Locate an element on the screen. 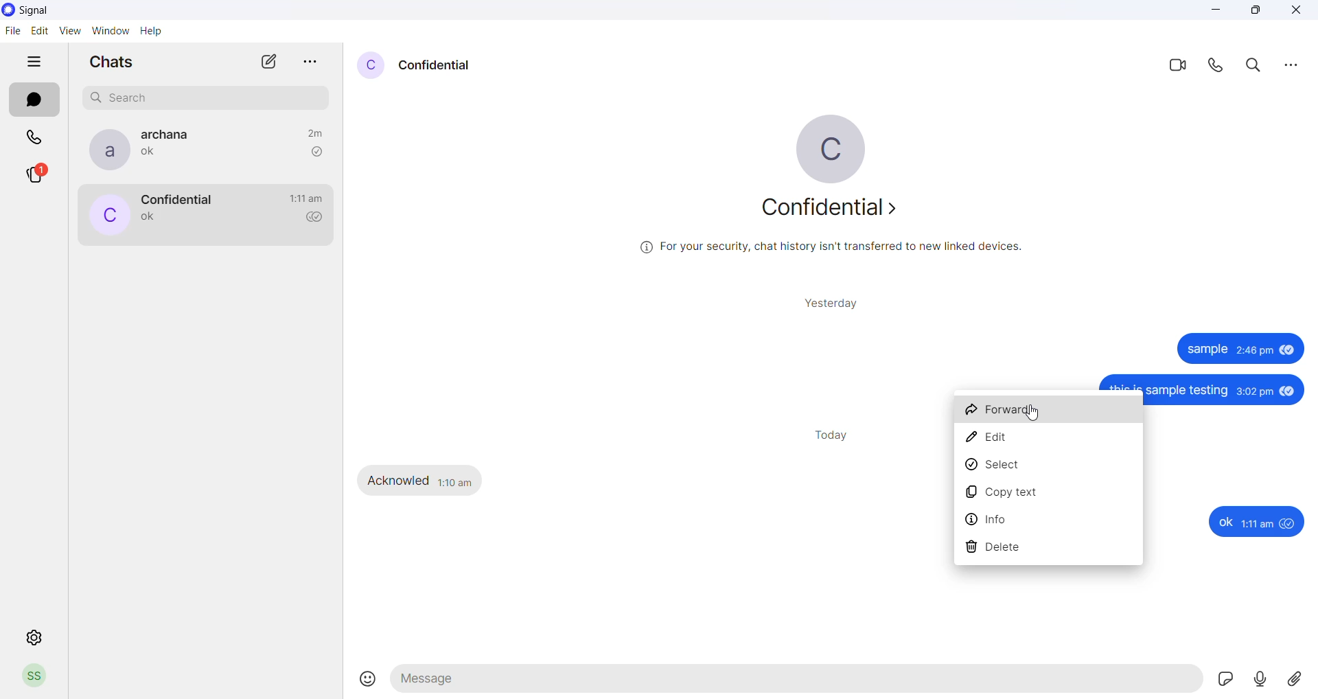  seen is located at coordinates (1290, 524).